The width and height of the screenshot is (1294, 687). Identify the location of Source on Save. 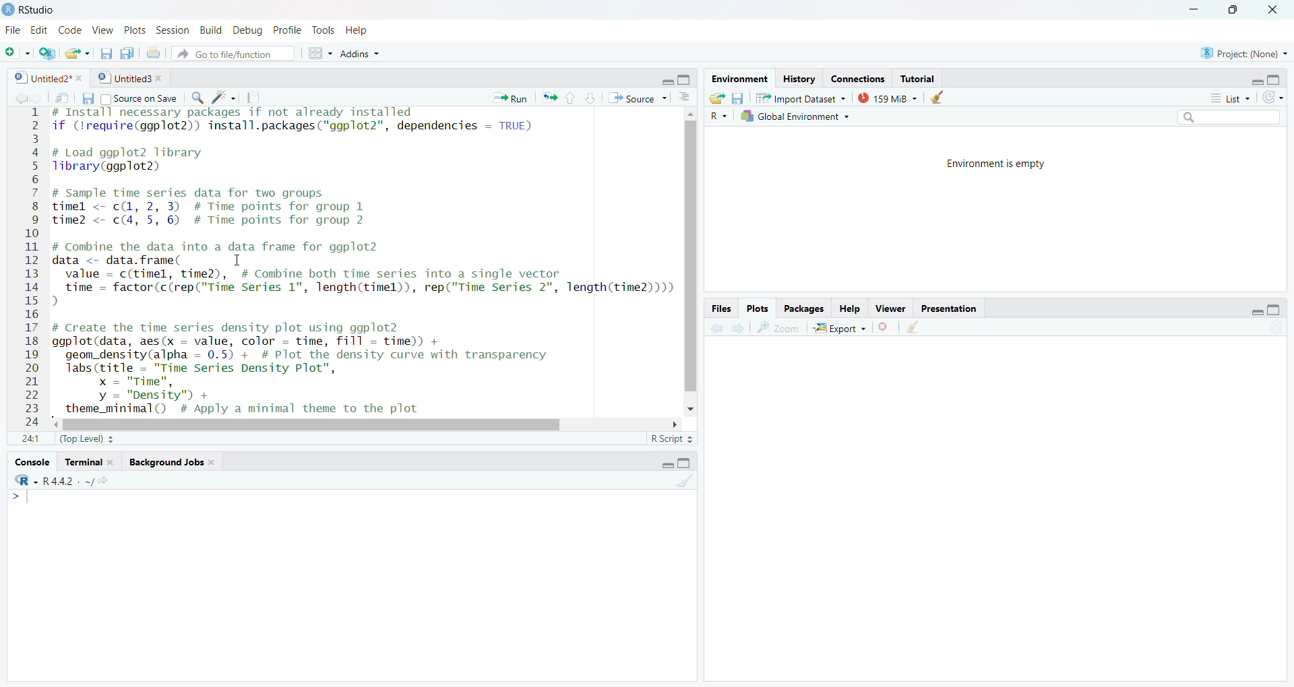
(138, 99).